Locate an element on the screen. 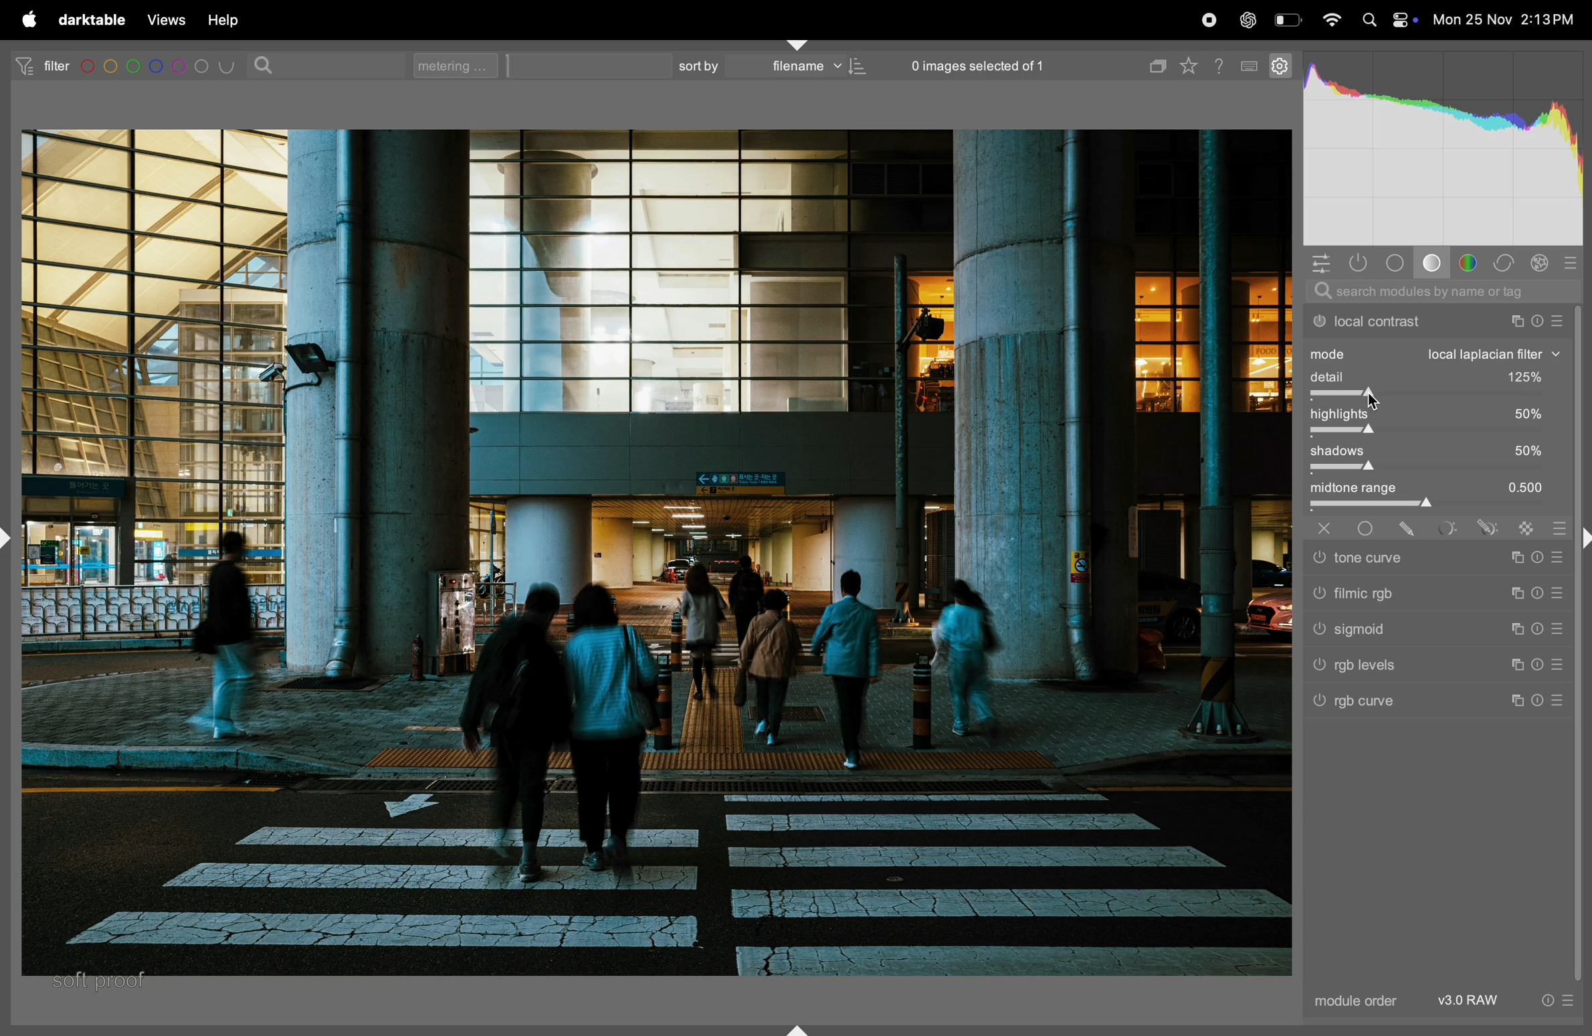 Image resolution: width=1592 pixels, height=1036 pixels. rgb curve is located at coordinates (1428, 704).